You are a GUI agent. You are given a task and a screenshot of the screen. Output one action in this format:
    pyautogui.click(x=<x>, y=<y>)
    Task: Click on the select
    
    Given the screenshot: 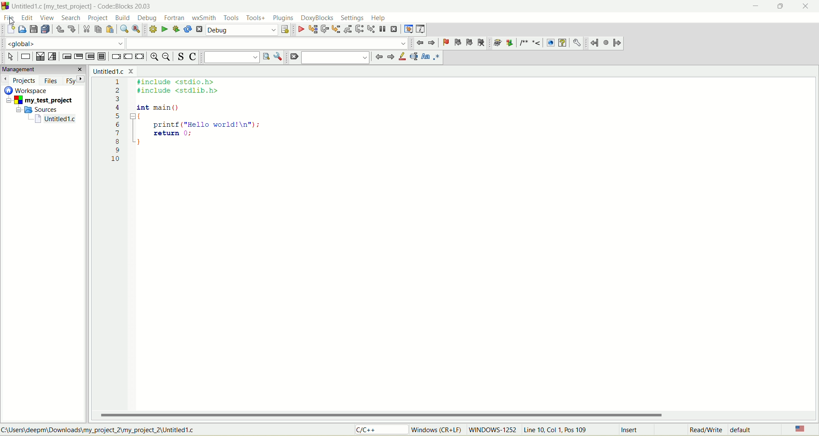 What is the action you would take?
    pyautogui.click(x=11, y=57)
    